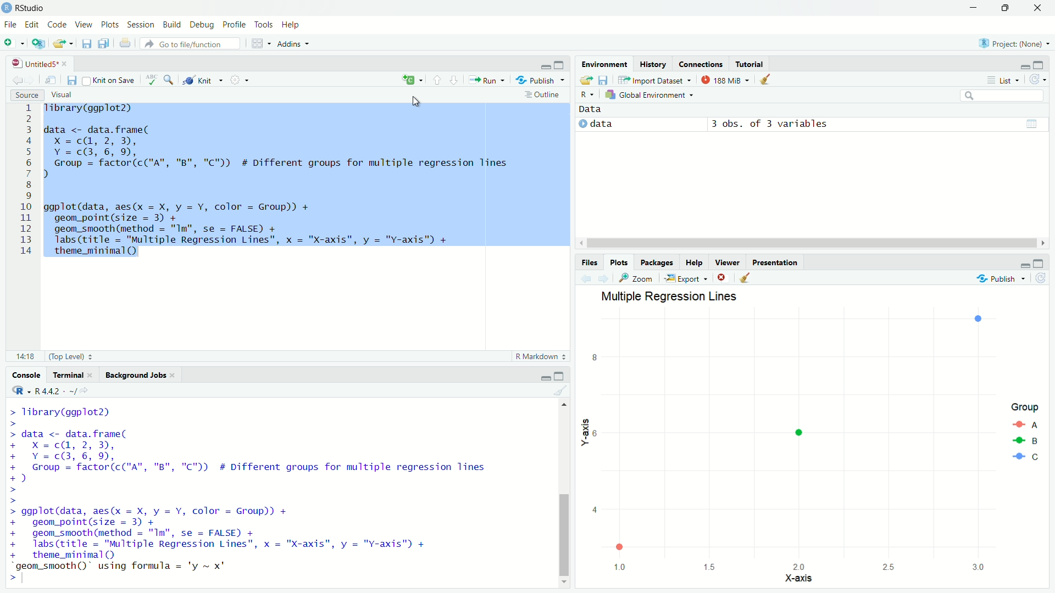 The image size is (1055, 593). Describe the element at coordinates (243, 81) in the screenshot. I see `settings` at that location.